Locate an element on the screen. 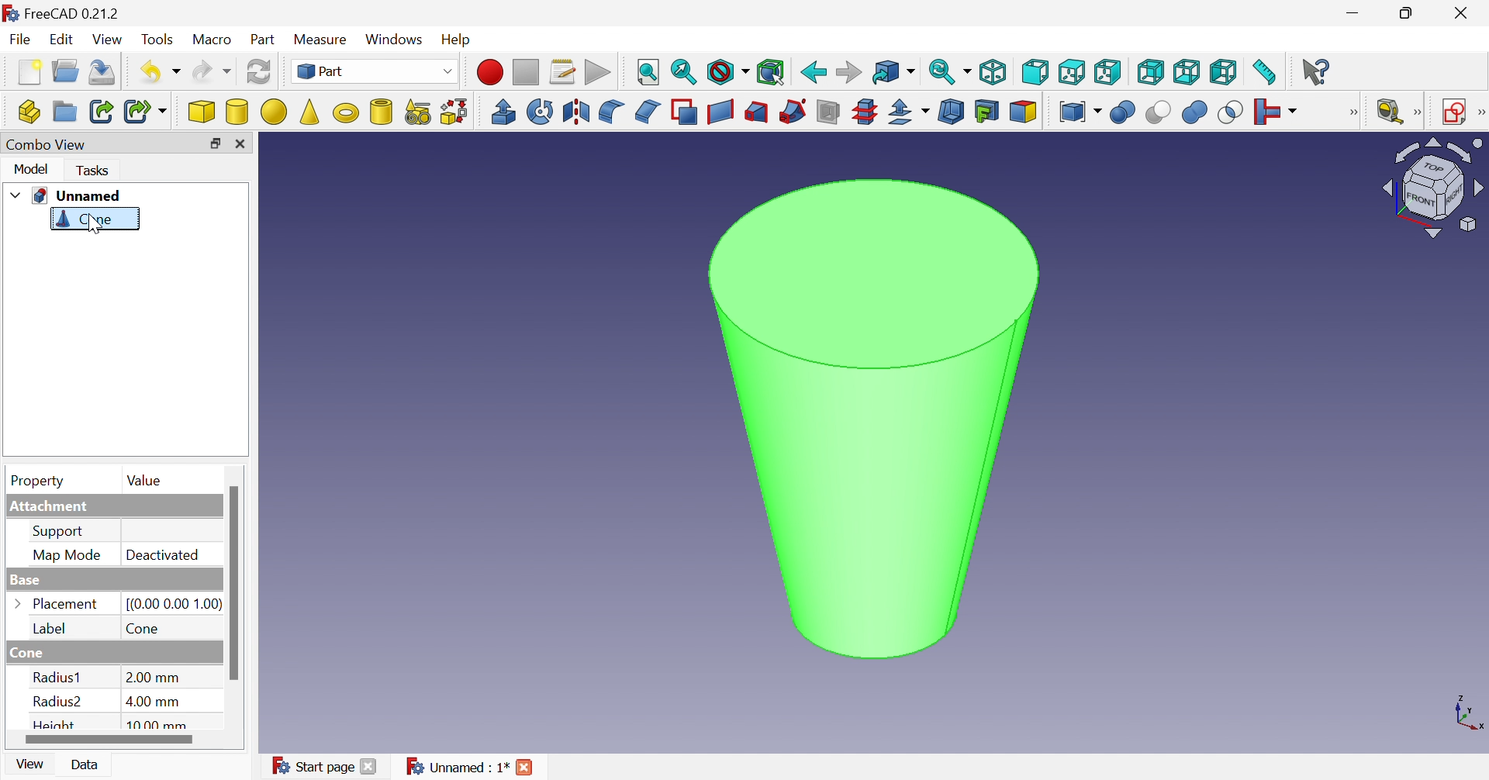 The height and width of the screenshot is (780, 1489). Deactivated is located at coordinates (165, 554).